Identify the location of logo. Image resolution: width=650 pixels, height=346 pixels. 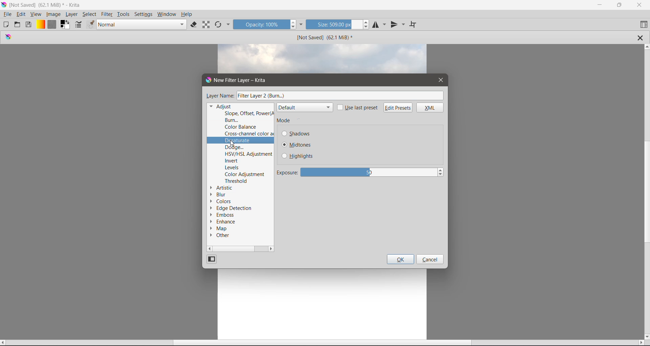
(8, 38).